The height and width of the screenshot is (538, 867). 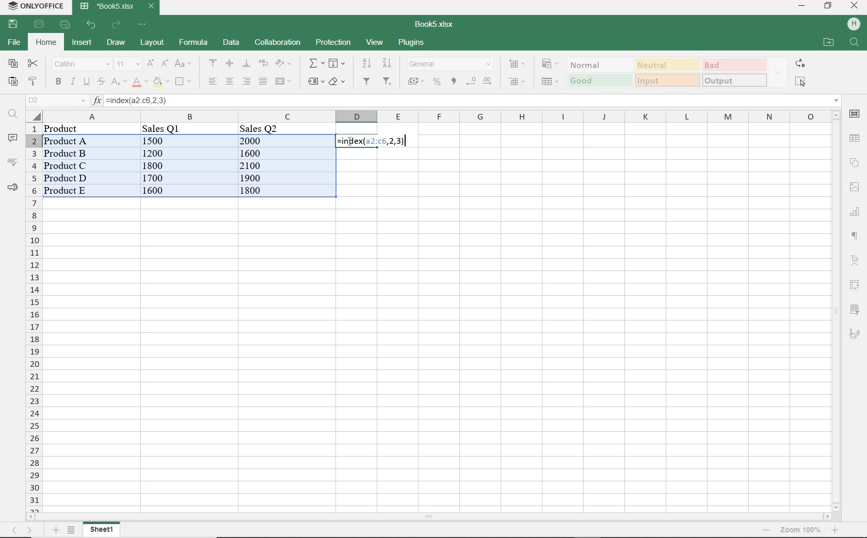 What do you see at coordinates (597, 64) in the screenshot?
I see `normal` at bounding box center [597, 64].